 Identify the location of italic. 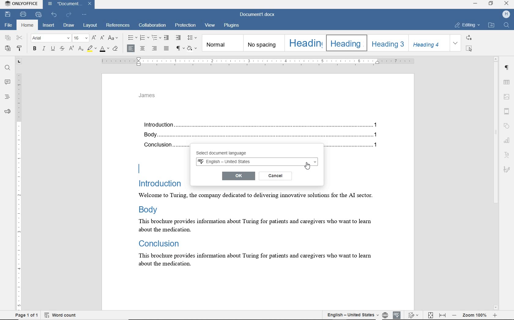
(44, 49).